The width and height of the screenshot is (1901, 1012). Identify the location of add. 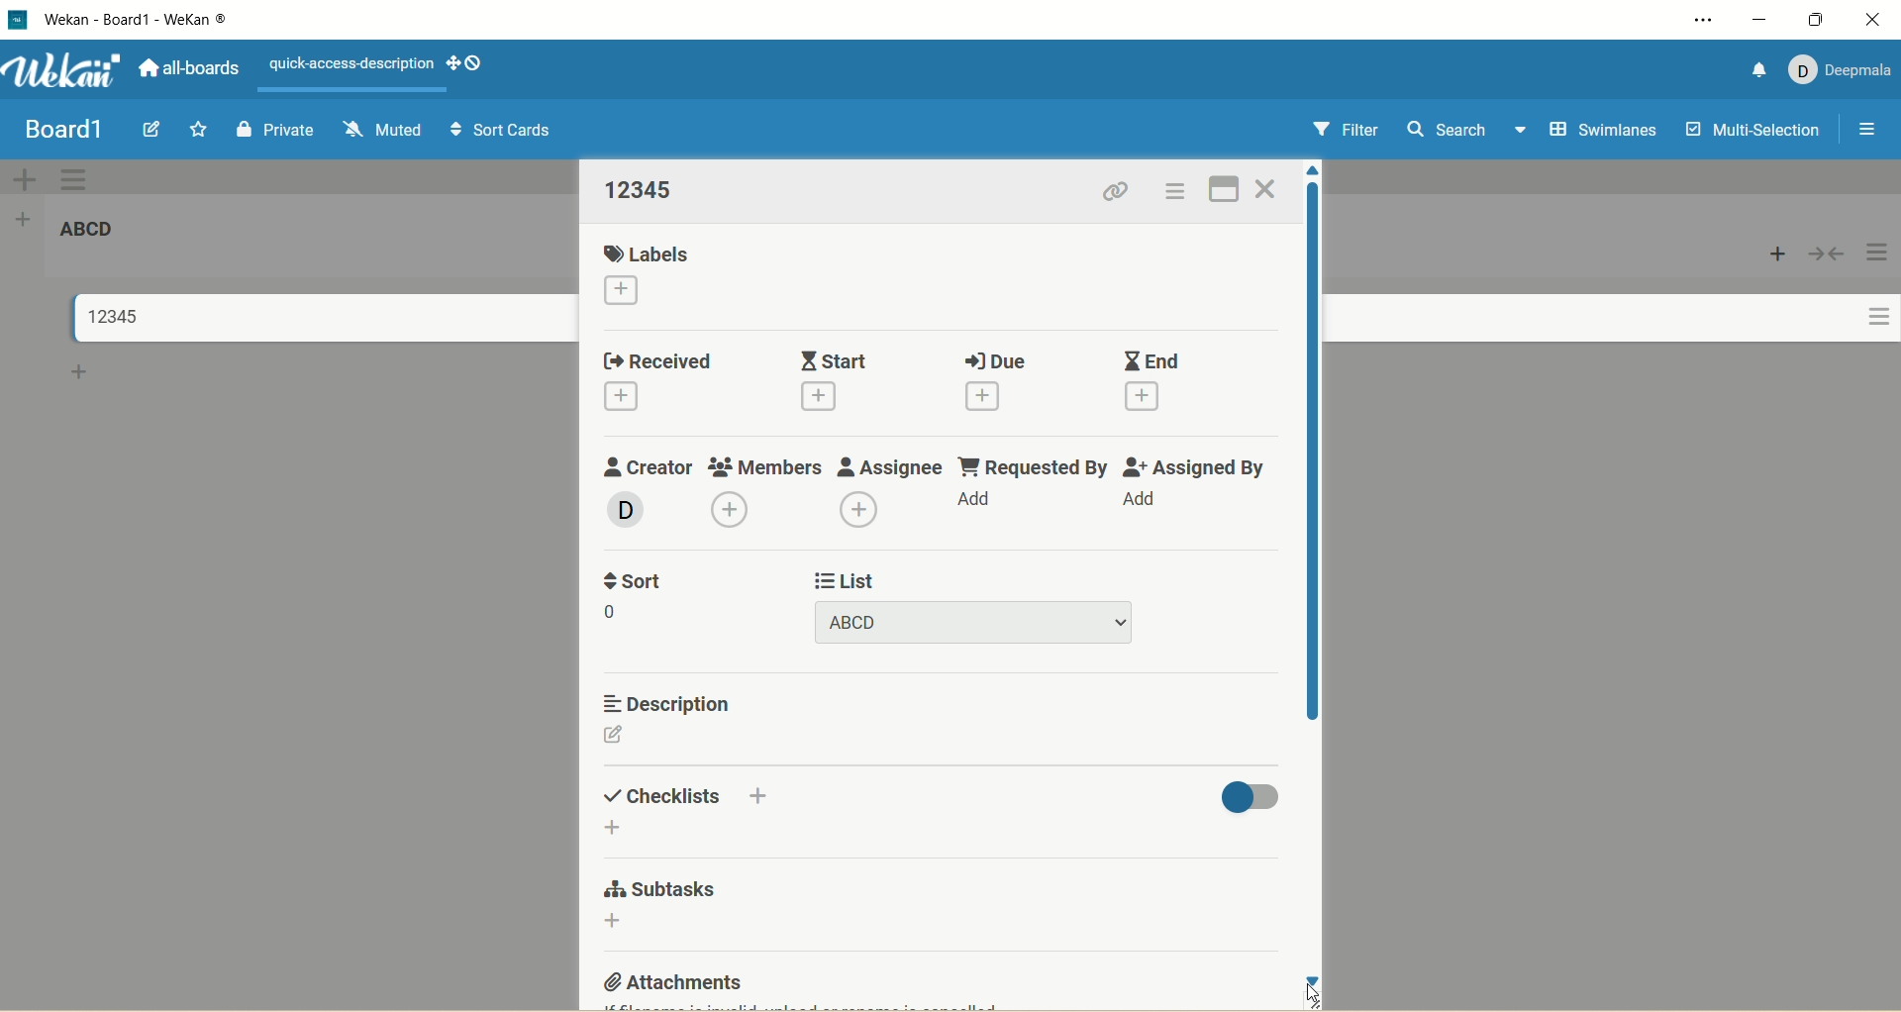
(632, 398).